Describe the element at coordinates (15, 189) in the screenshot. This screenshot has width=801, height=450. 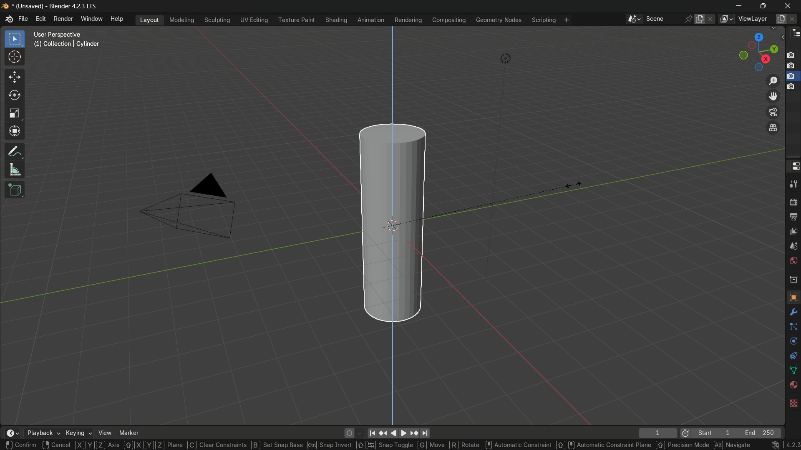
I see `add cube` at that location.